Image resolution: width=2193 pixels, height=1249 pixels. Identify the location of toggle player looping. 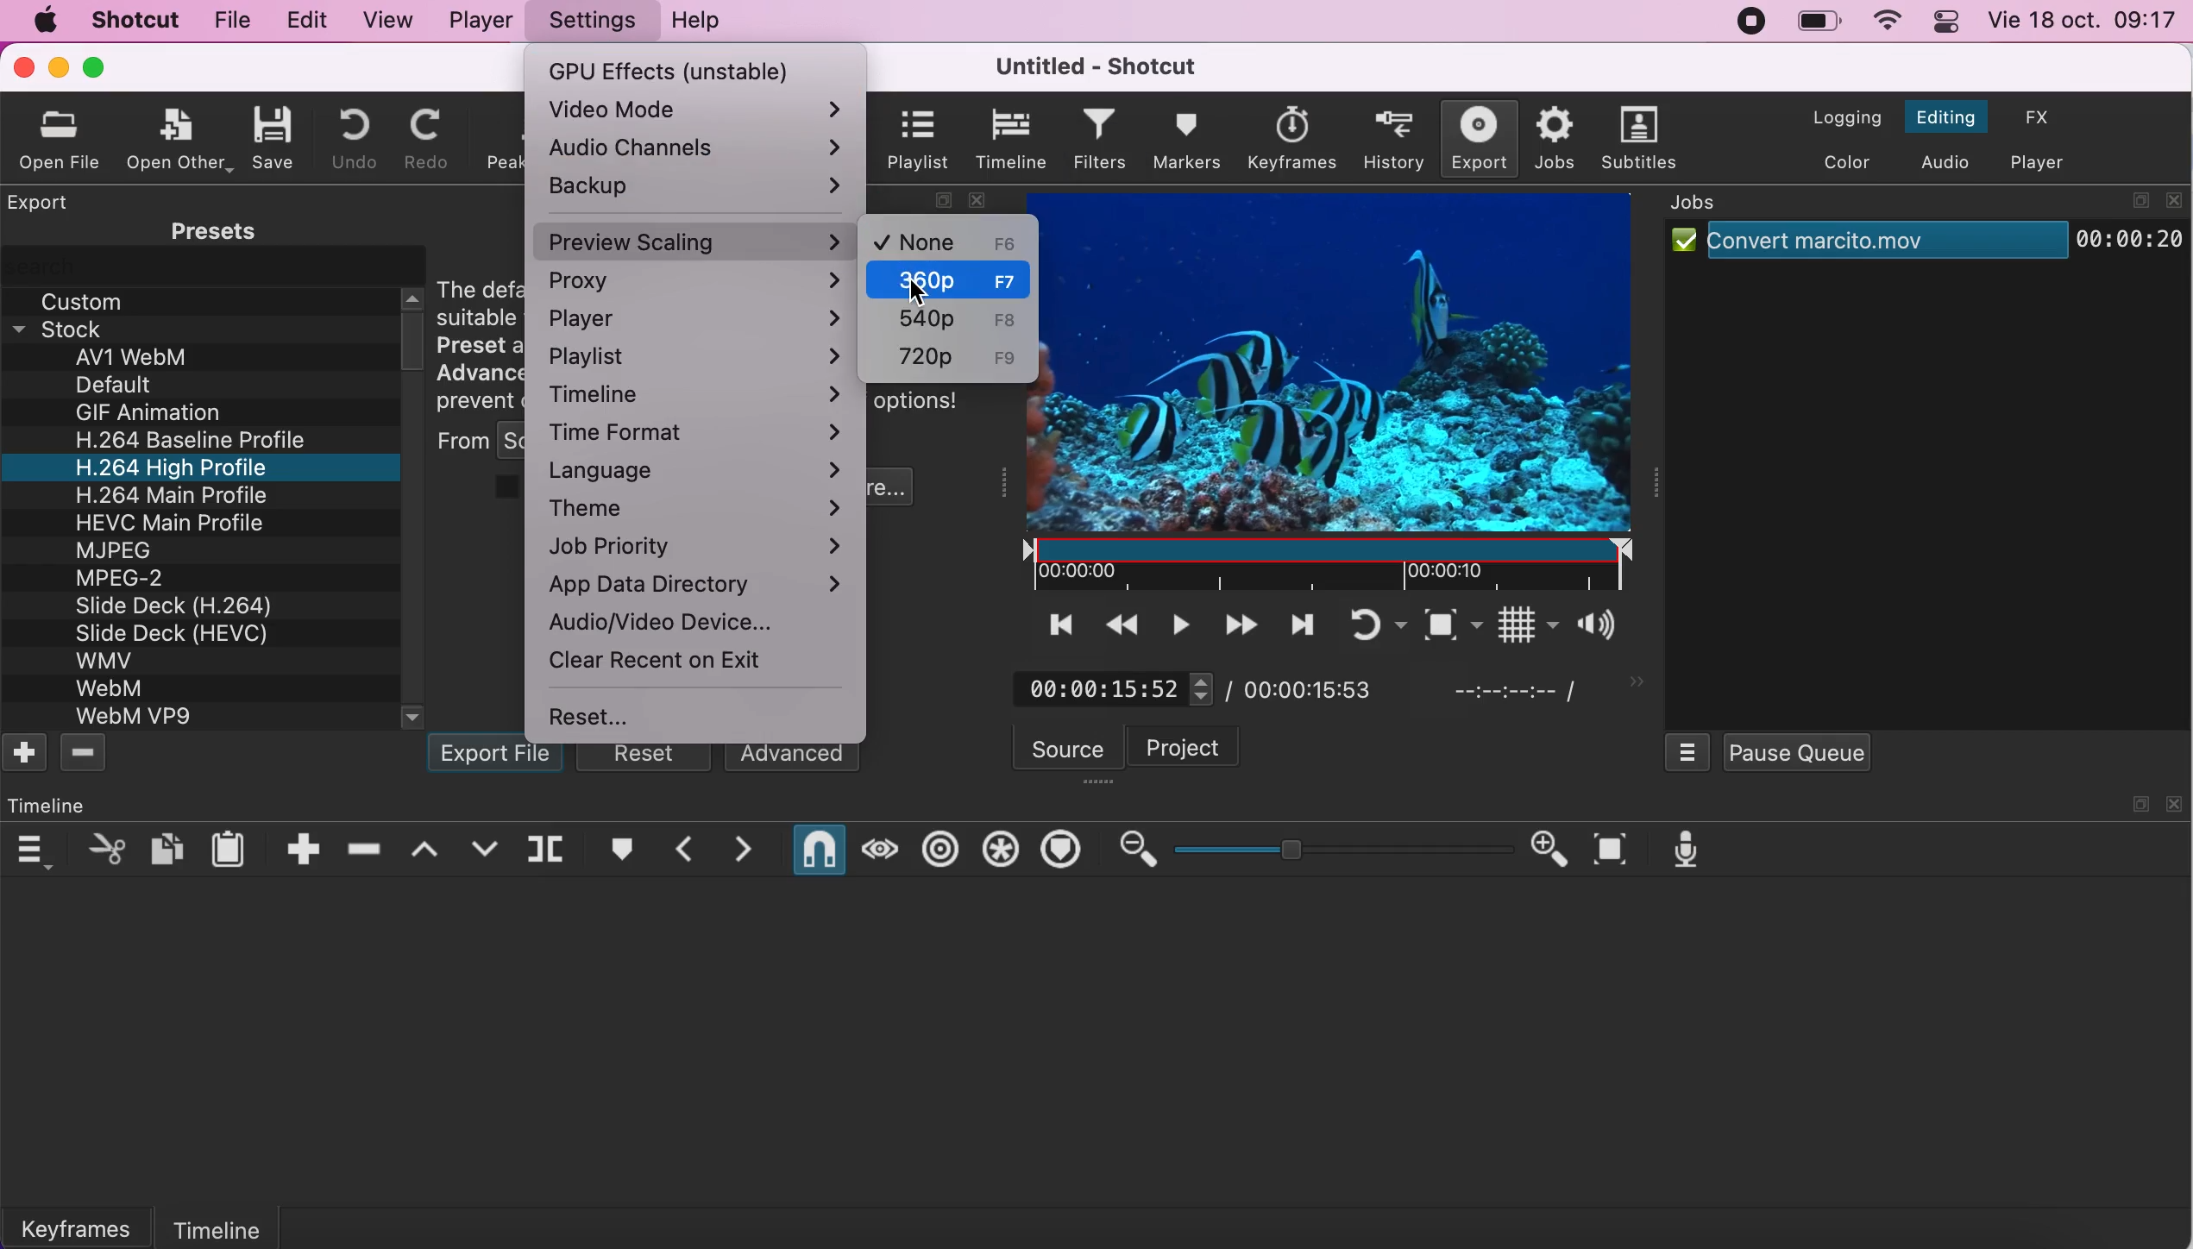
(1358, 624).